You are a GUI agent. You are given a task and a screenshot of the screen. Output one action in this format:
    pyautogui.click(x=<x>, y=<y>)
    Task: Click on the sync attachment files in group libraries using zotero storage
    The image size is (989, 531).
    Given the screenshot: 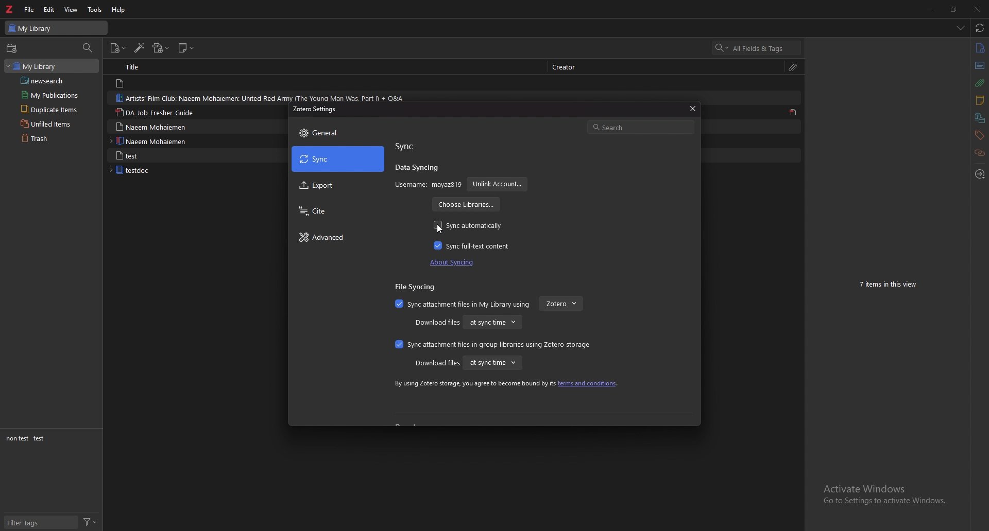 What is the action you would take?
    pyautogui.click(x=490, y=344)
    